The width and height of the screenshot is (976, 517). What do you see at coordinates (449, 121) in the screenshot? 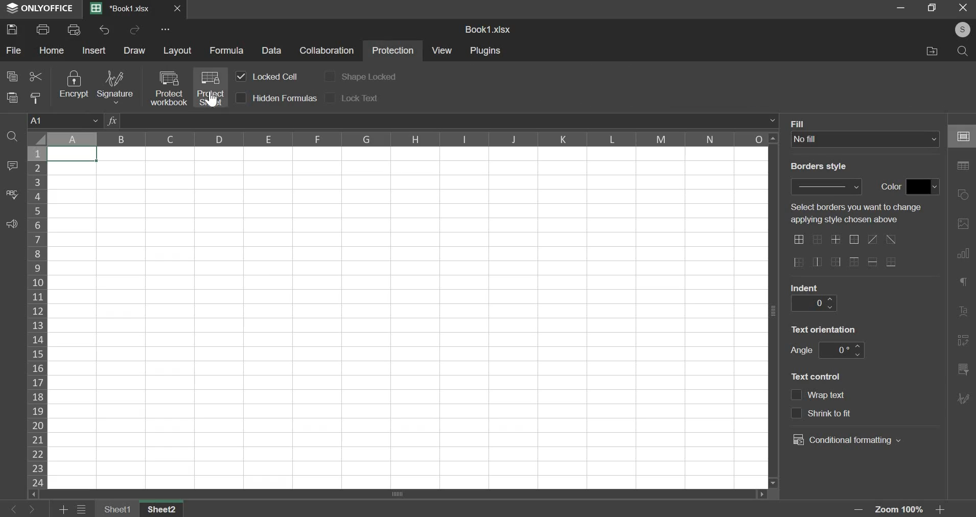
I see `formula bar` at bounding box center [449, 121].